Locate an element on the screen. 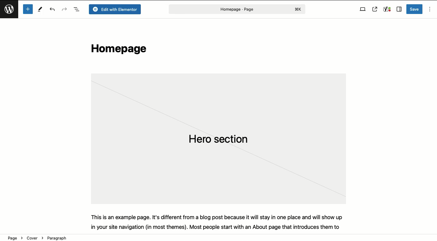 The image size is (437, 241). Homepage is located at coordinates (117, 50).